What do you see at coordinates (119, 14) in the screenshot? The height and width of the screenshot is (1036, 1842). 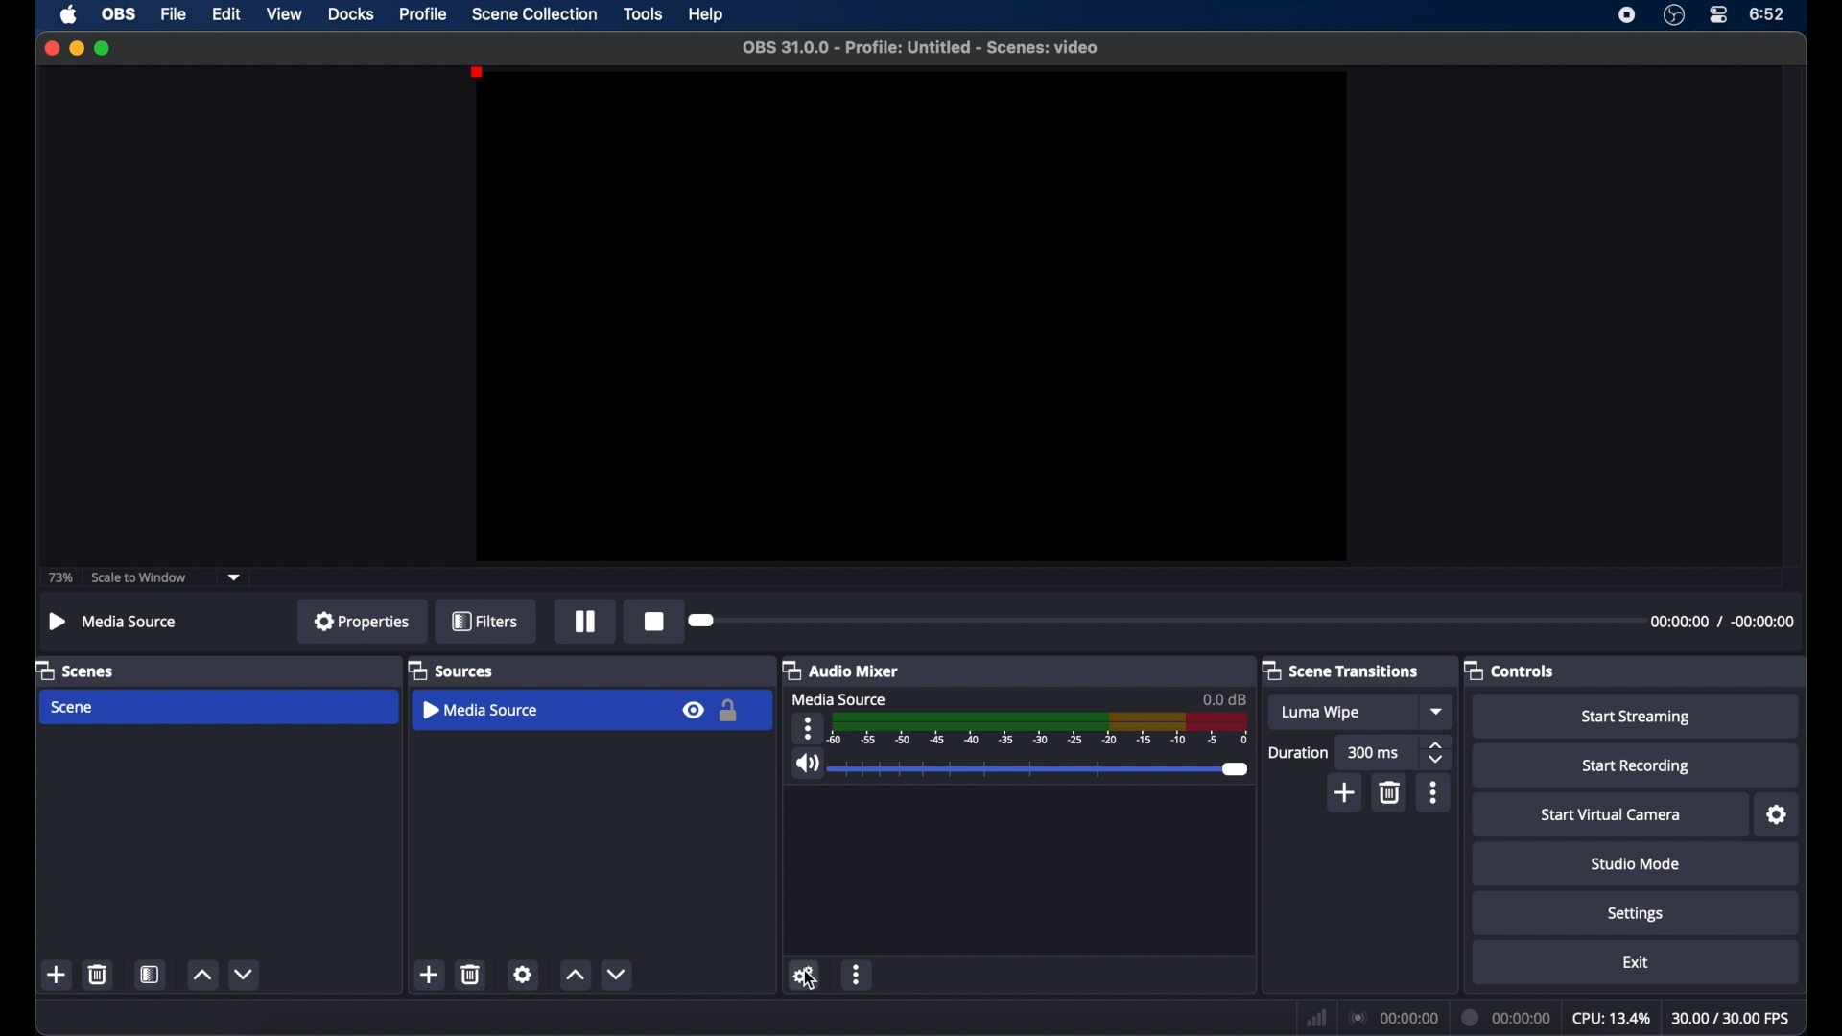 I see `obs` at bounding box center [119, 14].